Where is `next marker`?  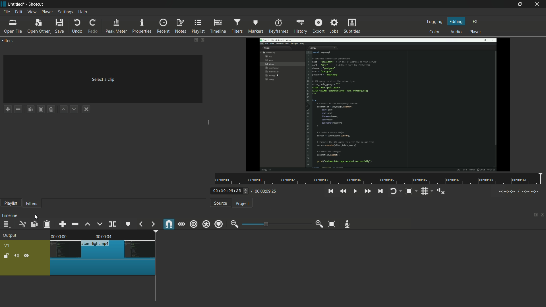
next marker is located at coordinates (153, 224).